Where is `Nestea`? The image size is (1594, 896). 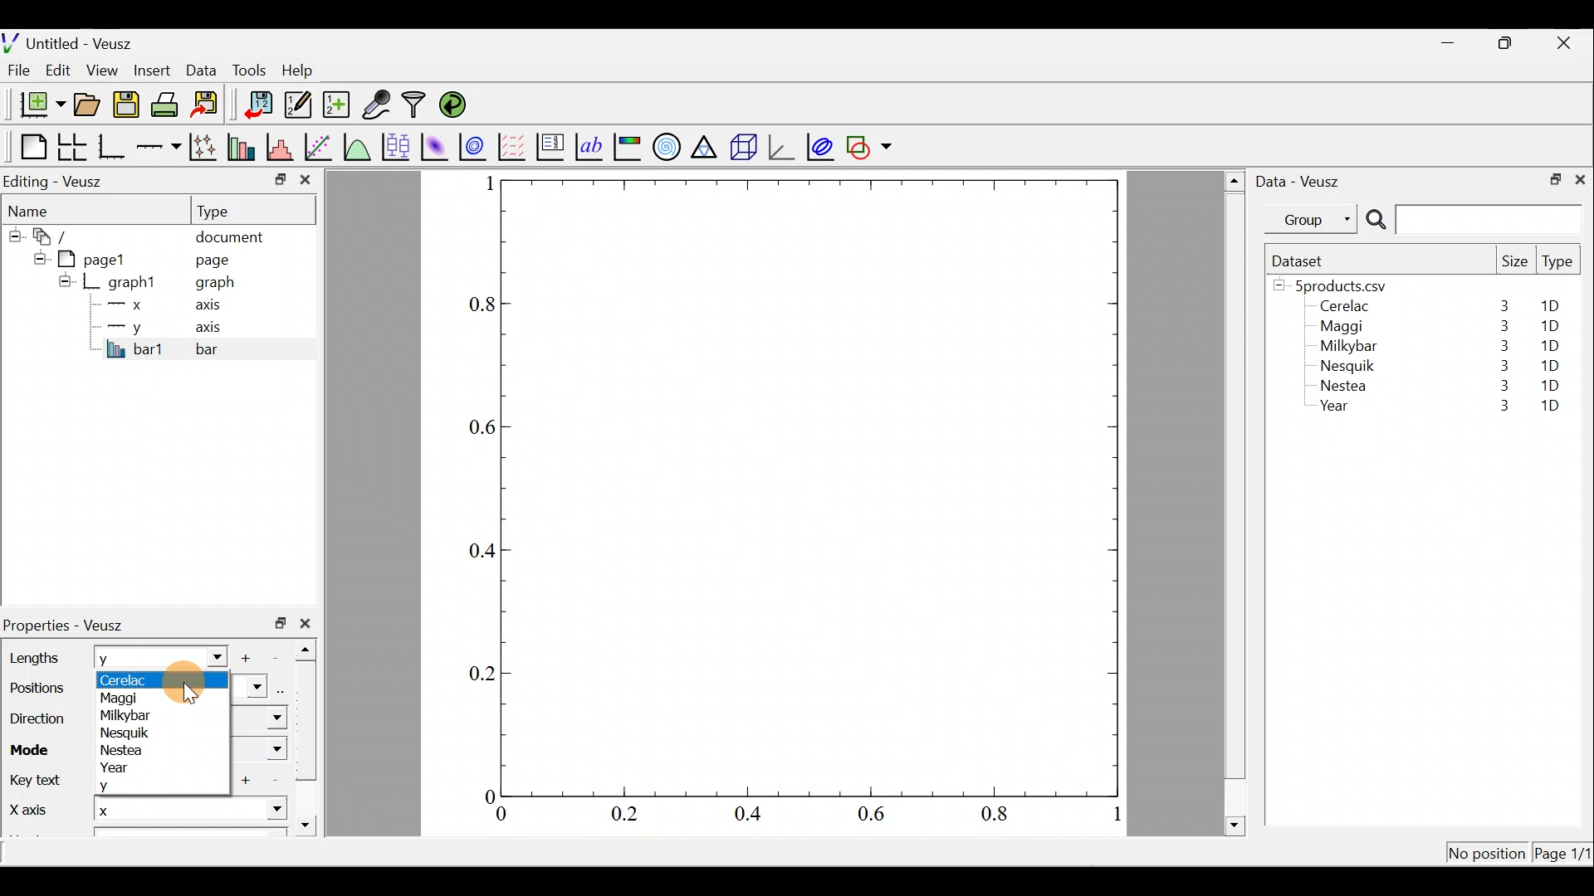 Nestea is located at coordinates (1344, 386).